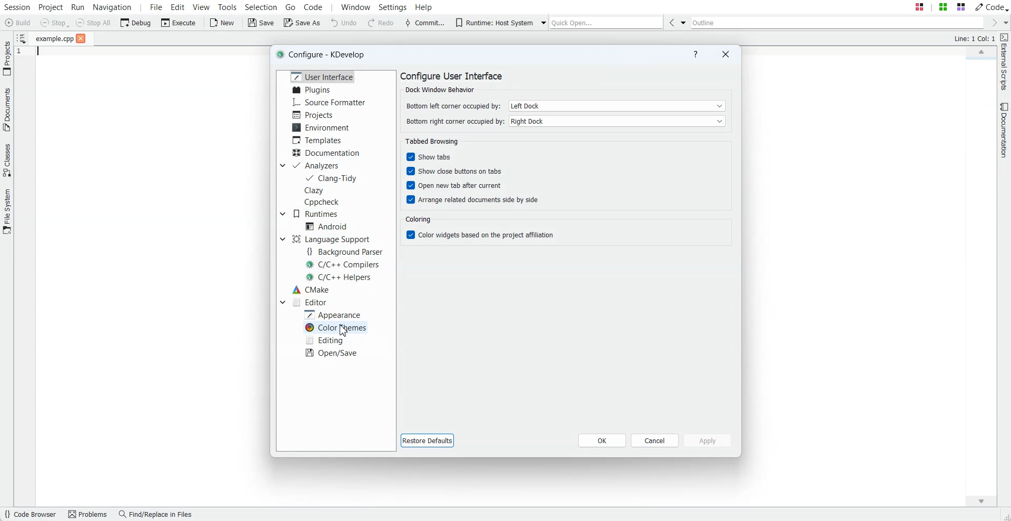 The height and width of the screenshot is (521, 1011). What do you see at coordinates (427, 440) in the screenshot?
I see `Restore Defaults` at bounding box center [427, 440].